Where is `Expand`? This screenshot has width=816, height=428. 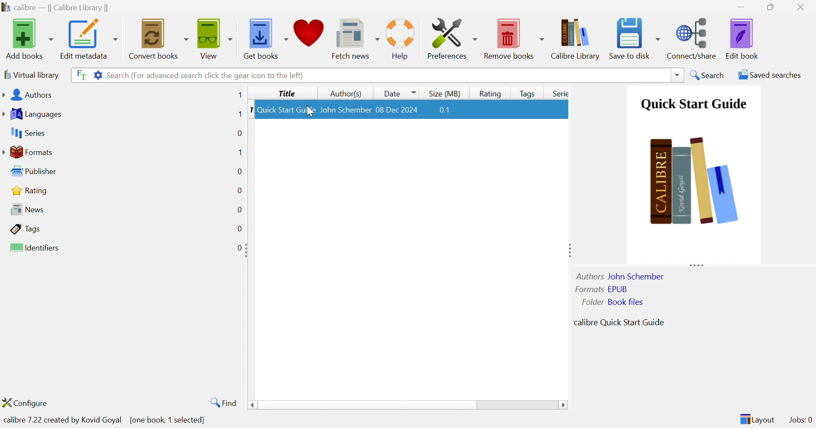
Expand is located at coordinates (569, 249).